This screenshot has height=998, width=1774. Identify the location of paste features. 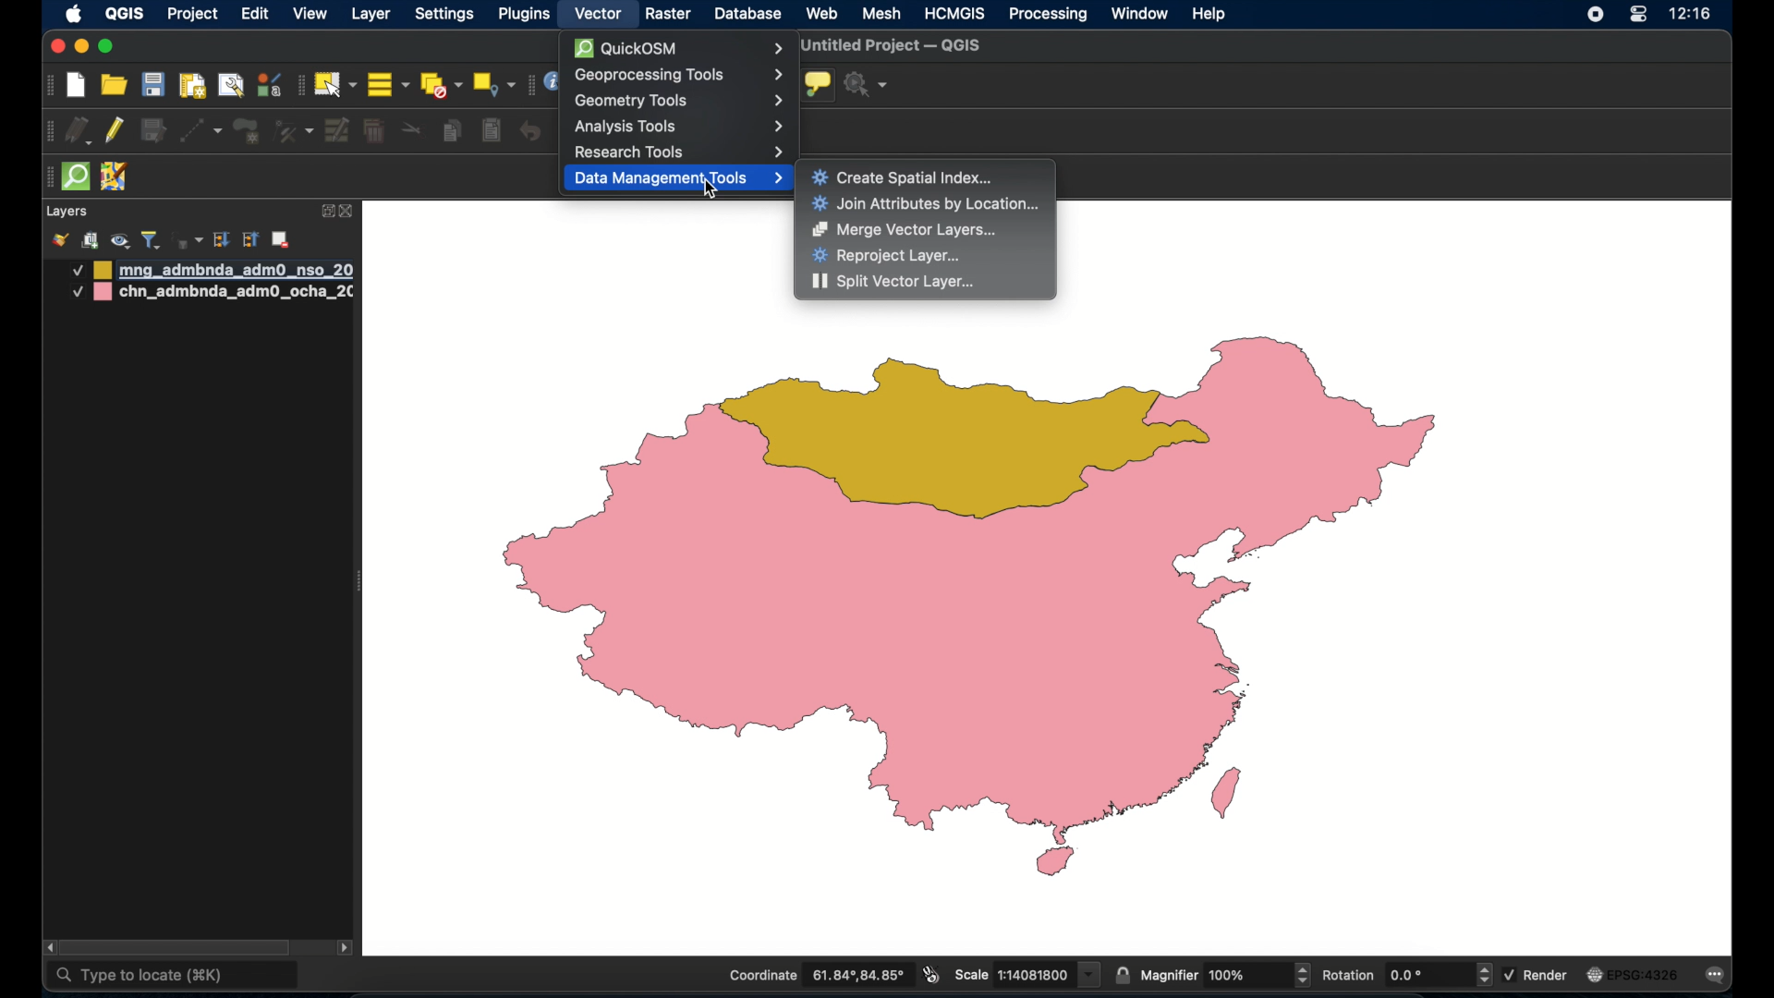
(490, 129).